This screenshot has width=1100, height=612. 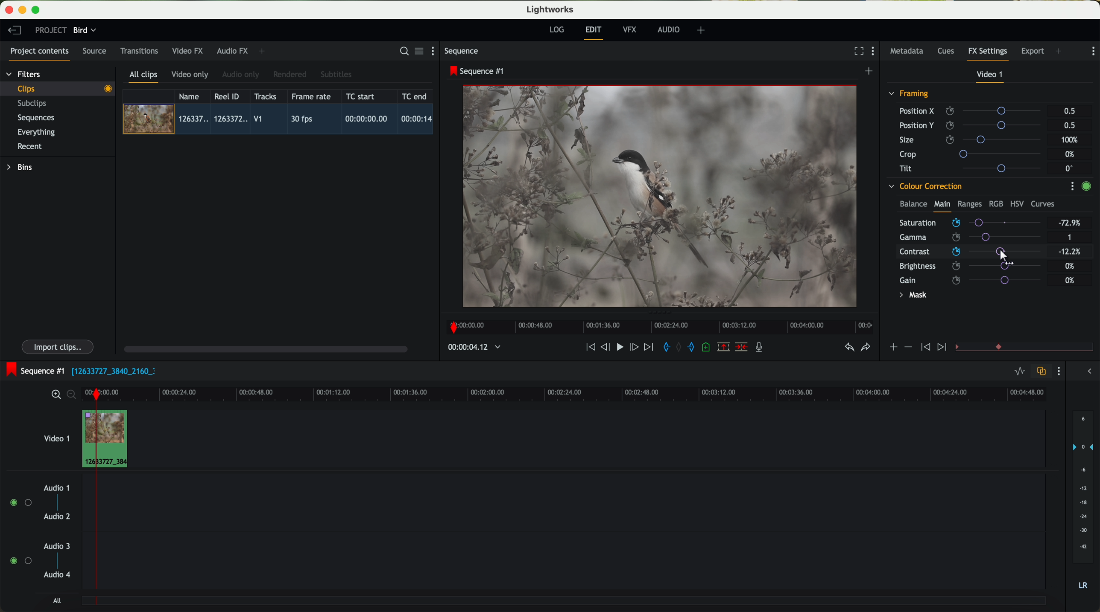 What do you see at coordinates (470, 348) in the screenshot?
I see `timeline` at bounding box center [470, 348].